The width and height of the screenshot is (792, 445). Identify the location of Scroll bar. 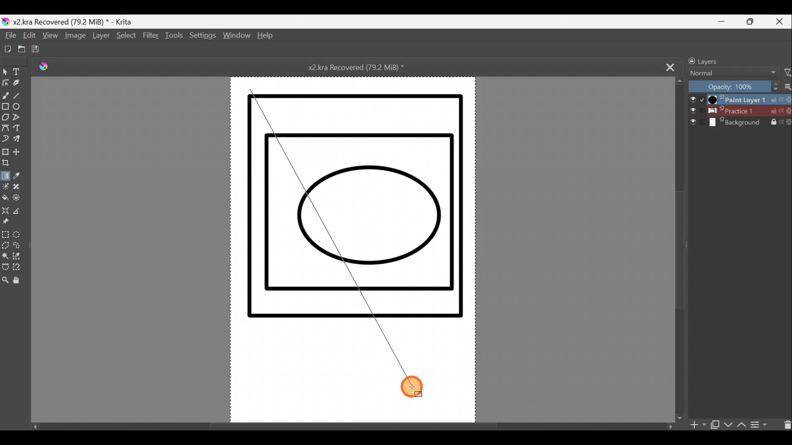
(350, 424).